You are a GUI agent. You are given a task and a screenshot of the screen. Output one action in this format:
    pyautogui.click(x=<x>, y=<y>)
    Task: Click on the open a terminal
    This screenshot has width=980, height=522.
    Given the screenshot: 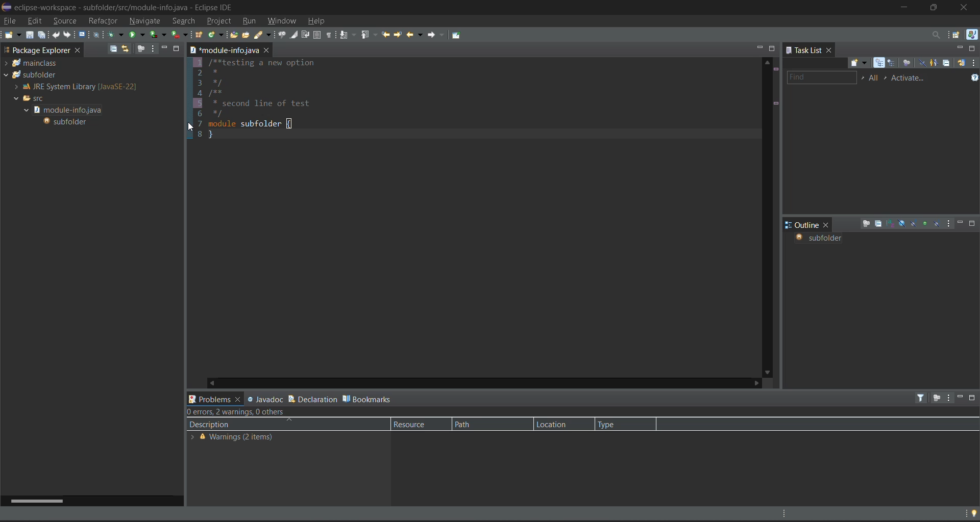 What is the action you would take?
    pyautogui.click(x=83, y=35)
    